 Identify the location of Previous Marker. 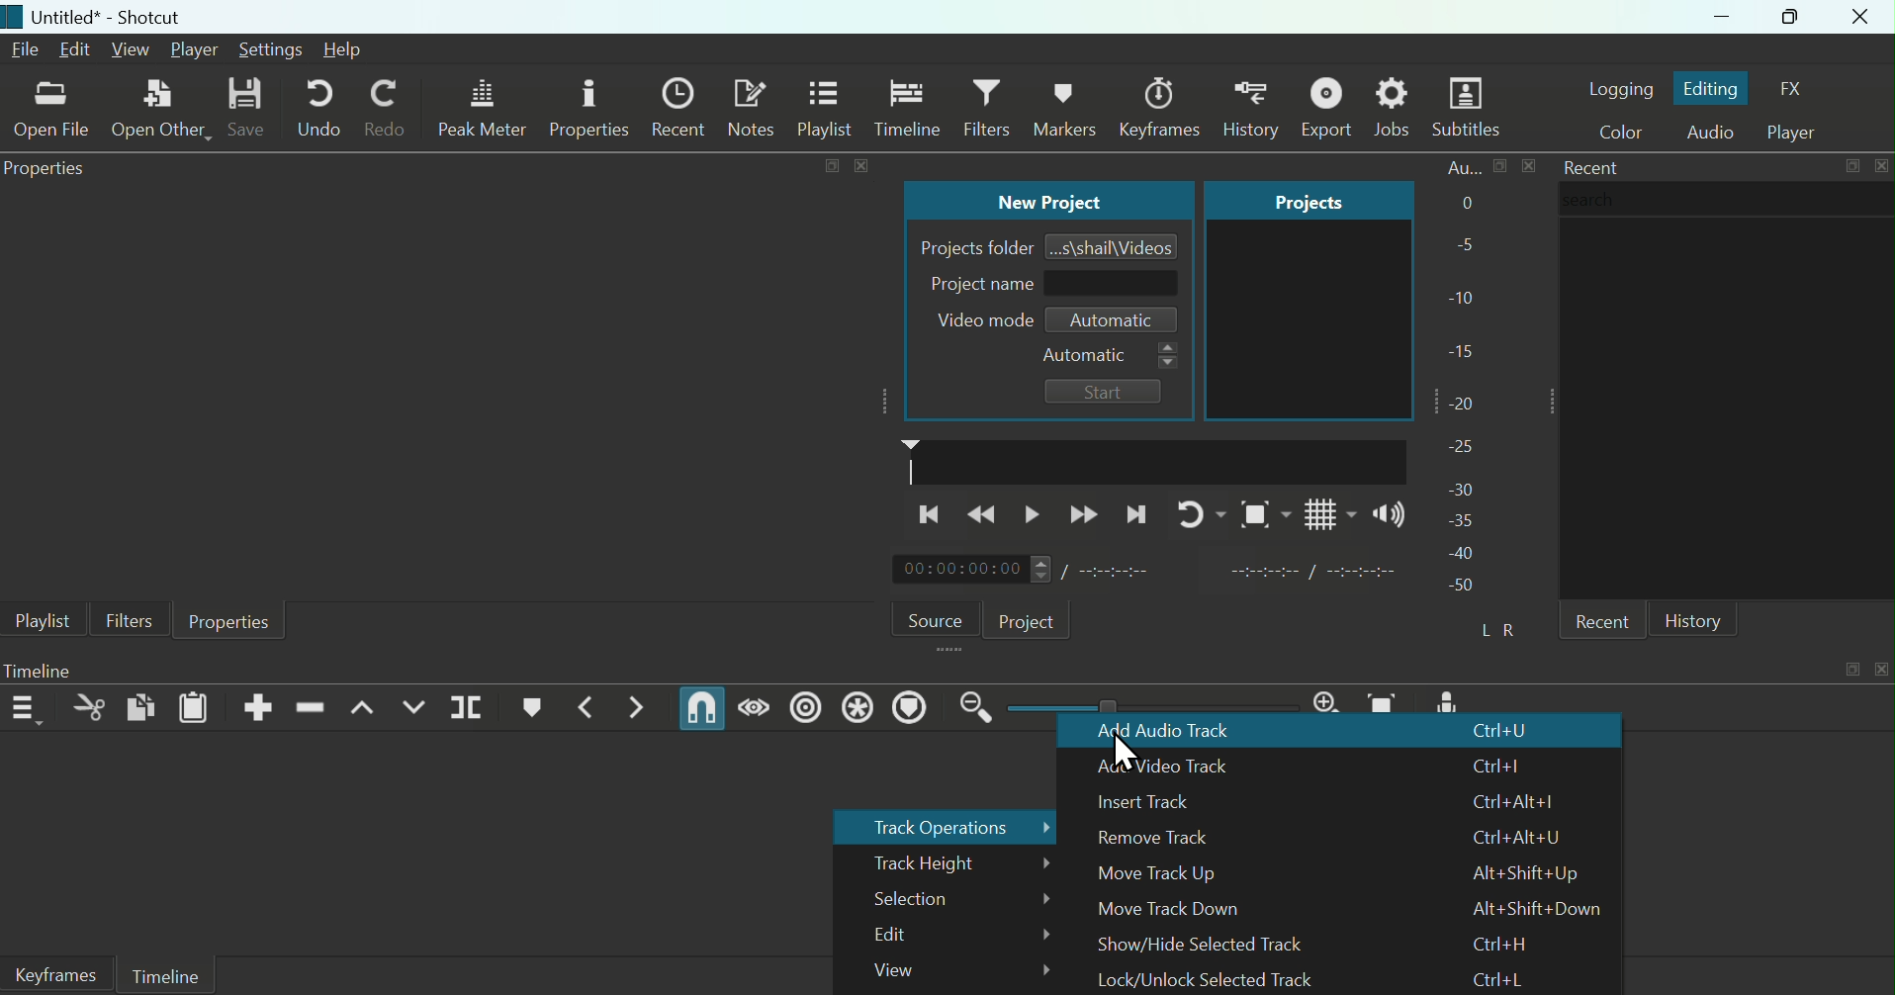
(591, 706).